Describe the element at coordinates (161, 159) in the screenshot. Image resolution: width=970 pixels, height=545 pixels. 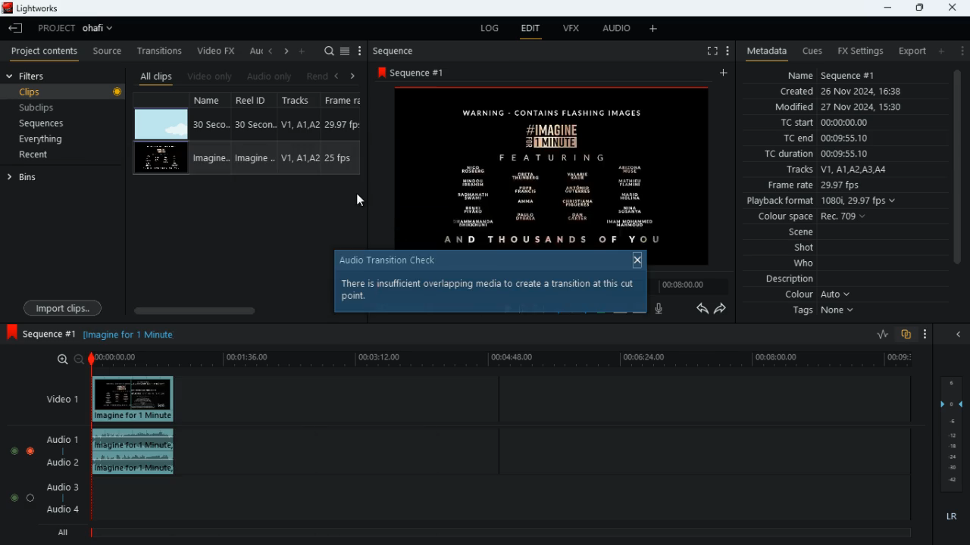
I see `image` at that location.